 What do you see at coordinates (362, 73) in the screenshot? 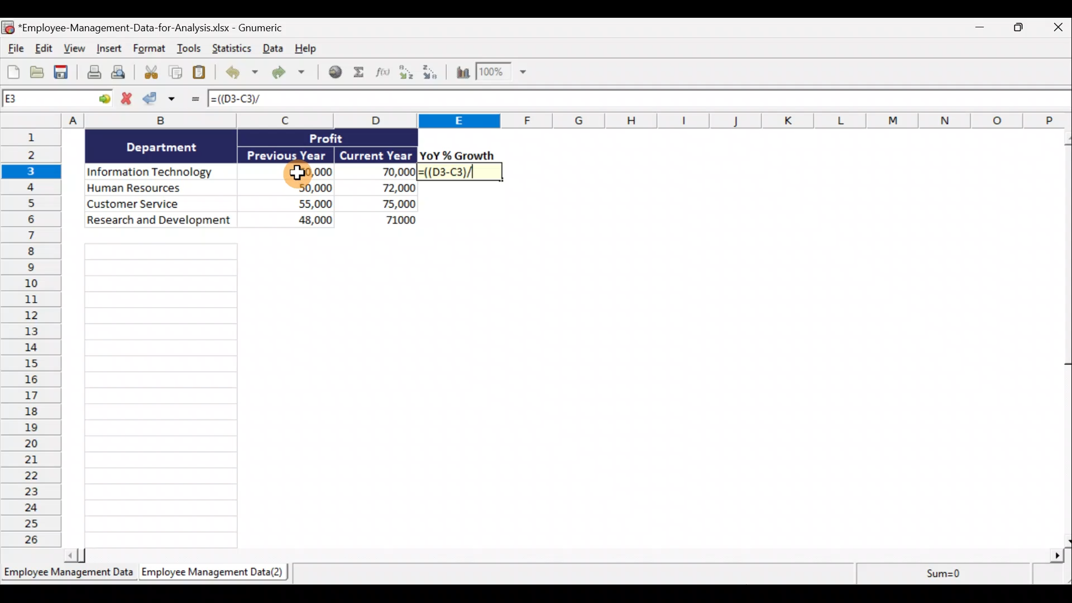
I see `Sum into the current cell` at bounding box center [362, 73].